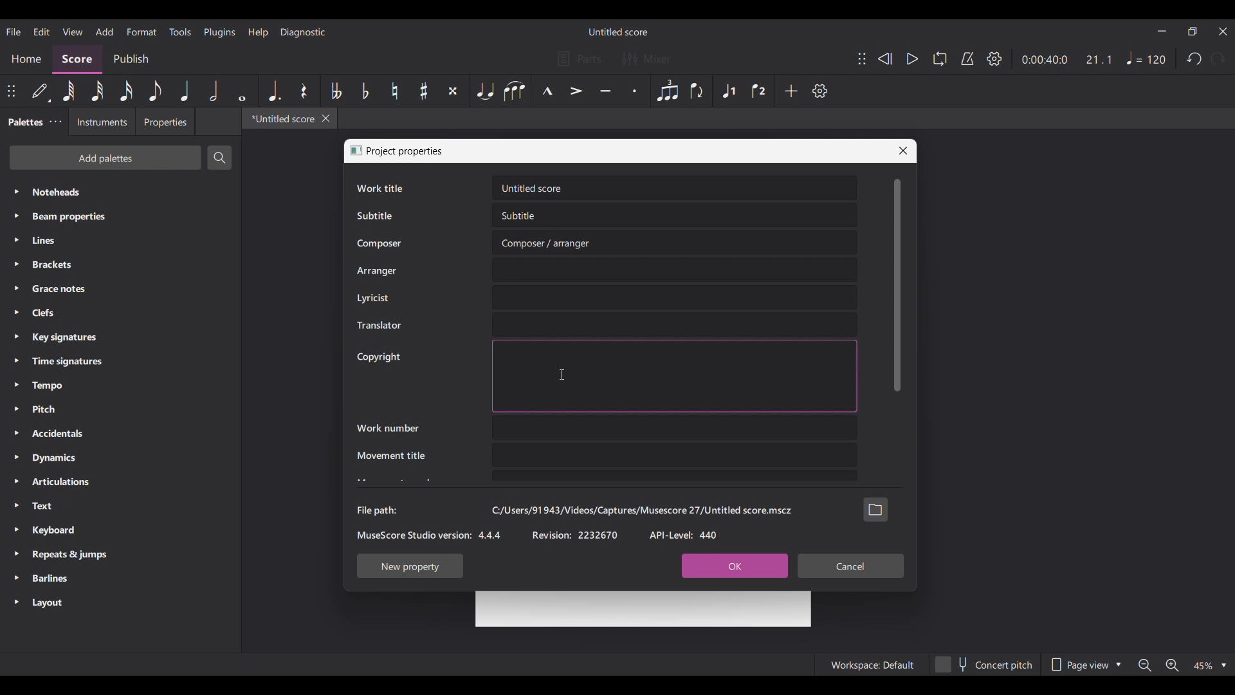  Describe the element at coordinates (41, 91) in the screenshot. I see `Default` at that location.